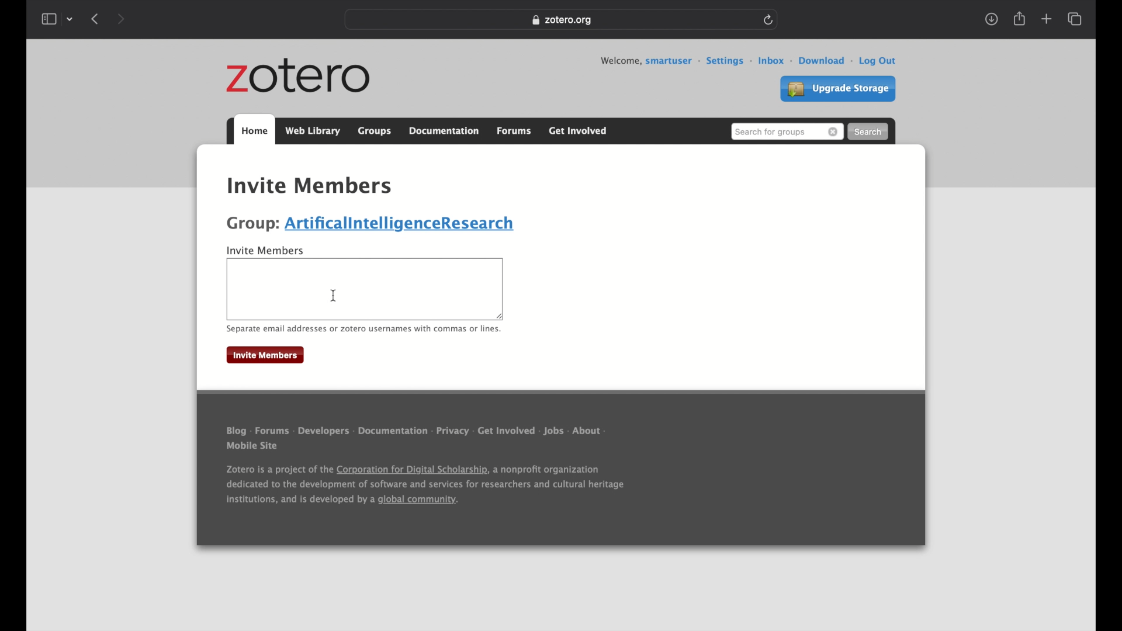  Describe the element at coordinates (650, 61) in the screenshot. I see `welcome, smartuser` at that location.